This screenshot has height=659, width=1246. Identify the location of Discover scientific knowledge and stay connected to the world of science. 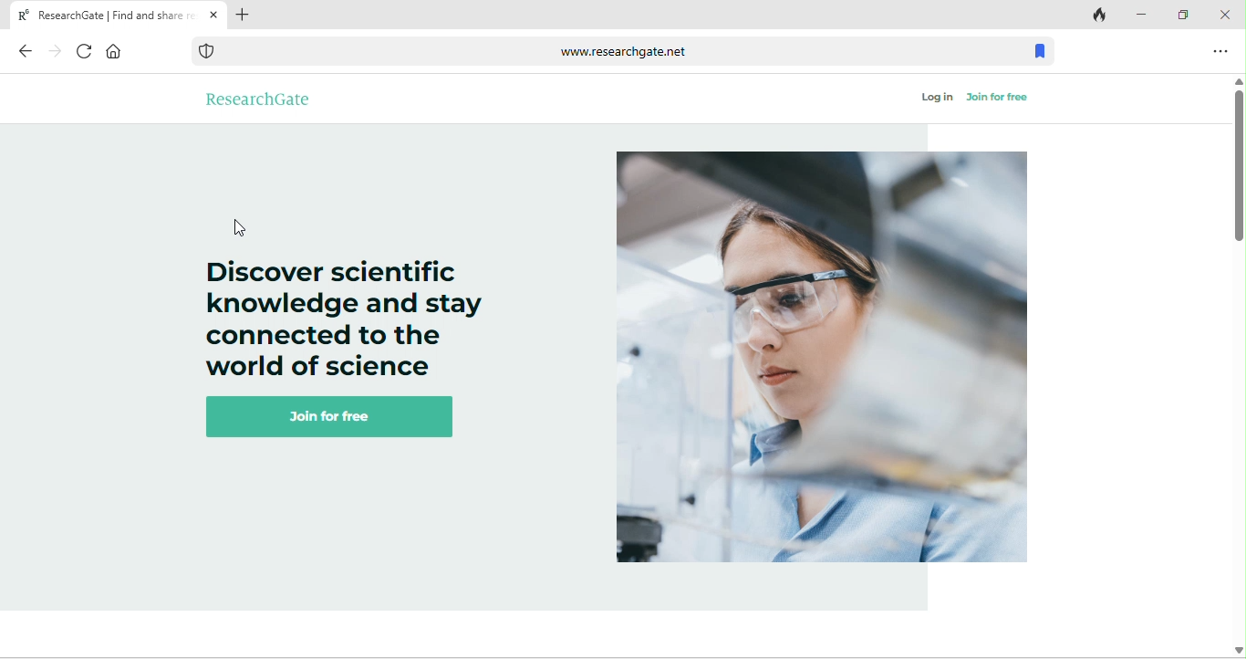
(355, 323).